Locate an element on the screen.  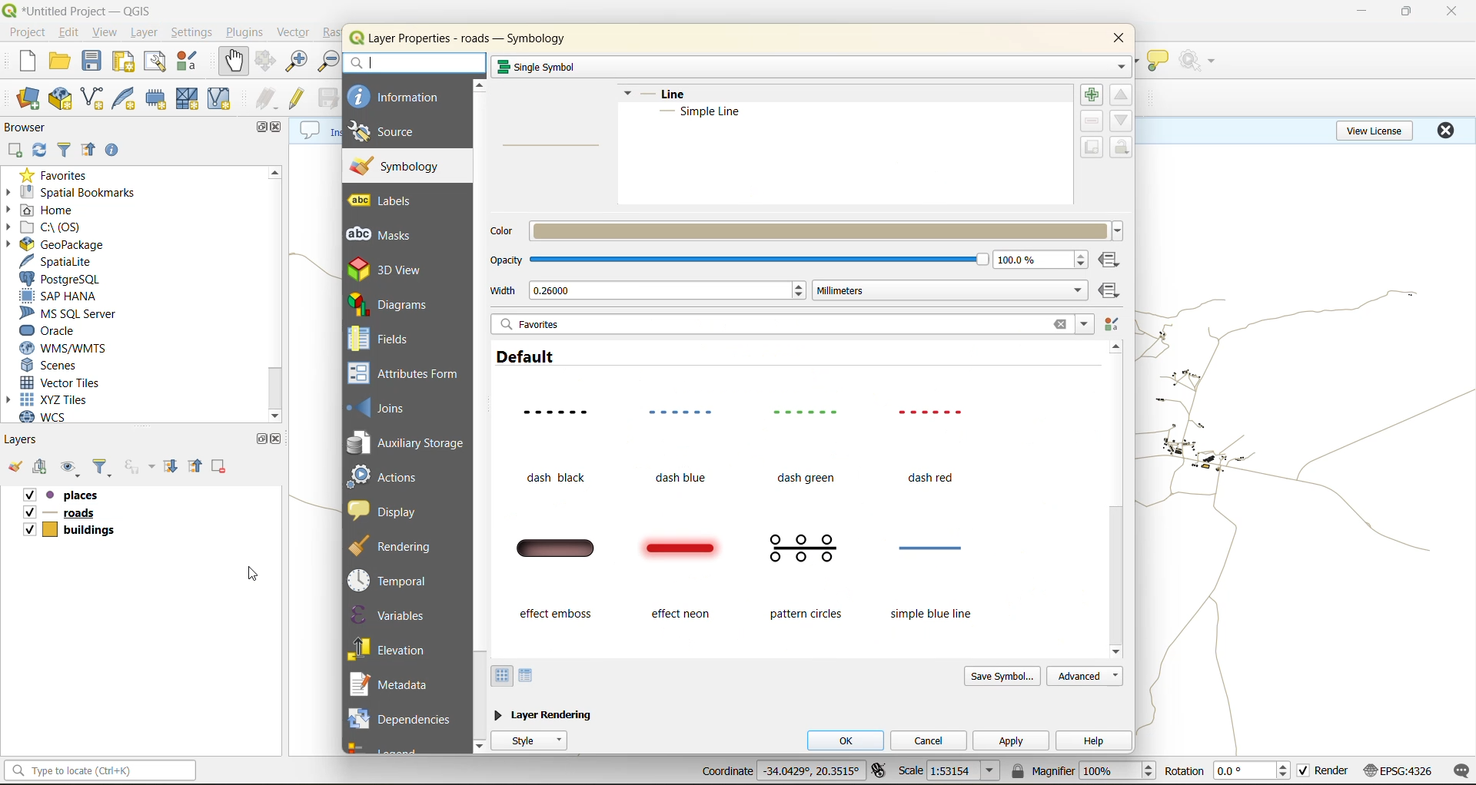
settings is located at coordinates (194, 33).